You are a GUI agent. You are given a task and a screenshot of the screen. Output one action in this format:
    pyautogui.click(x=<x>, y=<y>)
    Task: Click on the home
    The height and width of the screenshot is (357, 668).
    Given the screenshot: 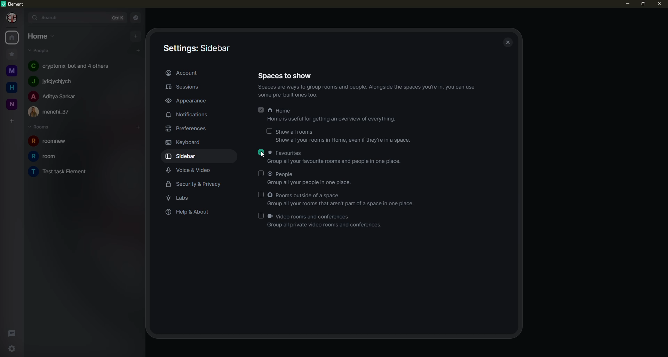 What is the action you would take?
    pyautogui.click(x=13, y=37)
    